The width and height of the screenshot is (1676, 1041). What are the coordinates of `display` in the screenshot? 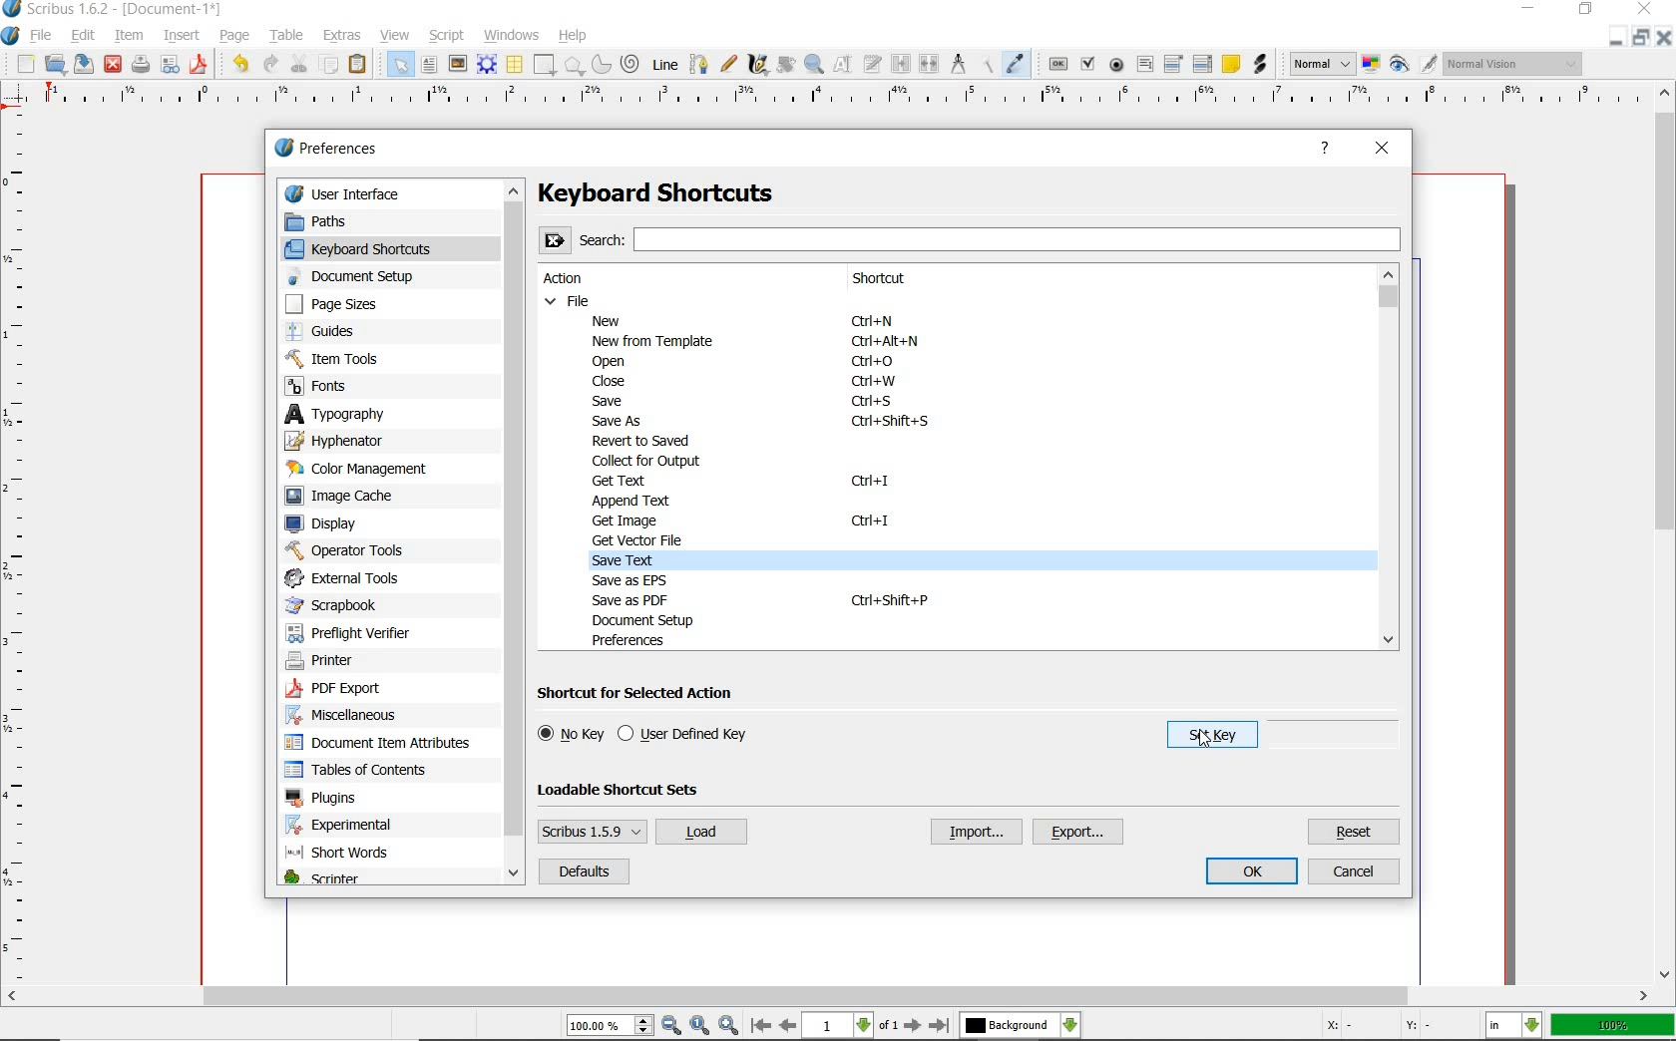 It's located at (331, 523).